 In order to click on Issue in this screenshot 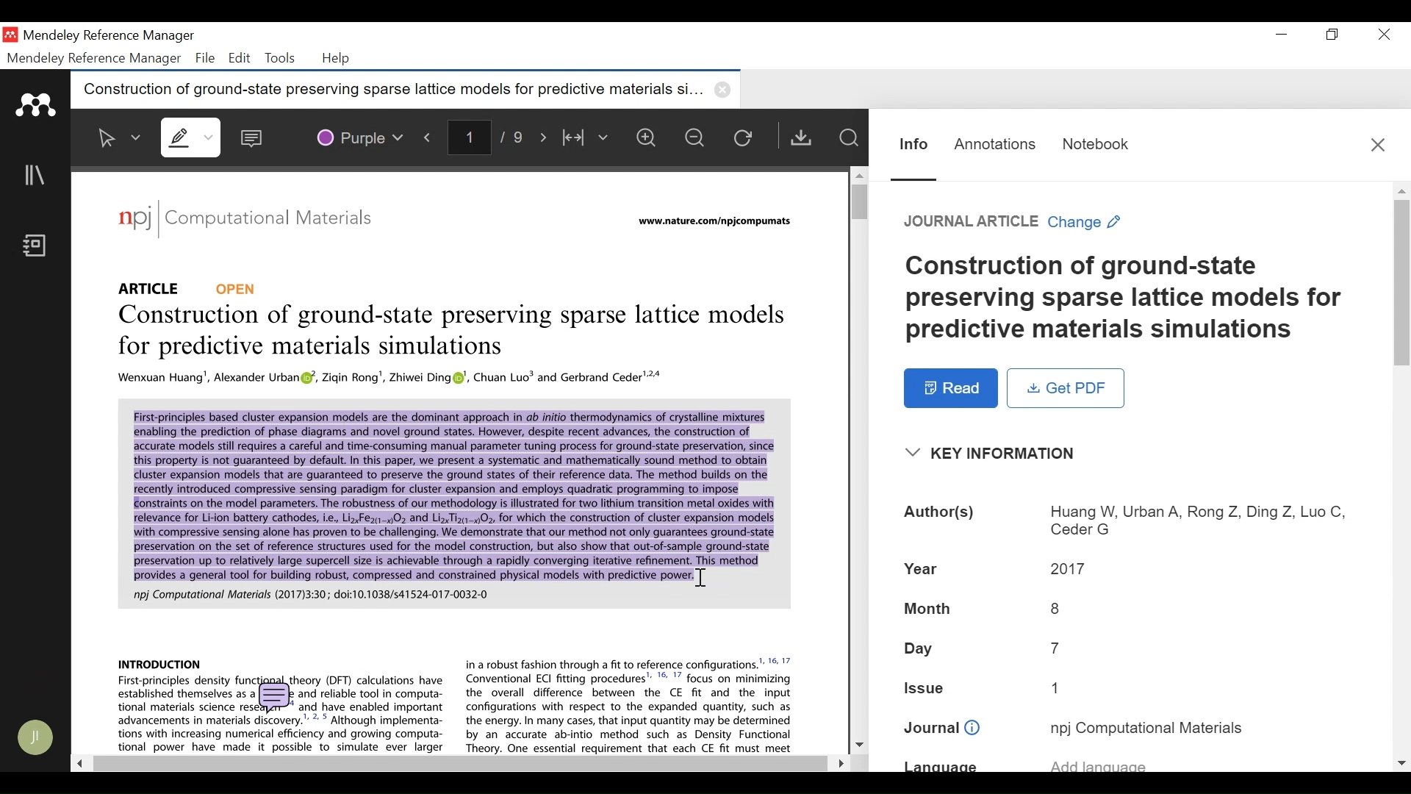, I will do `click(1061, 687)`.